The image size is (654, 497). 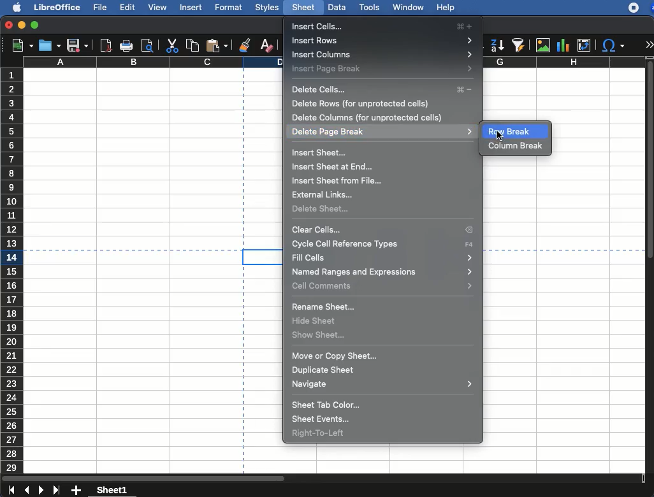 I want to click on insert cells, so click(x=383, y=26).